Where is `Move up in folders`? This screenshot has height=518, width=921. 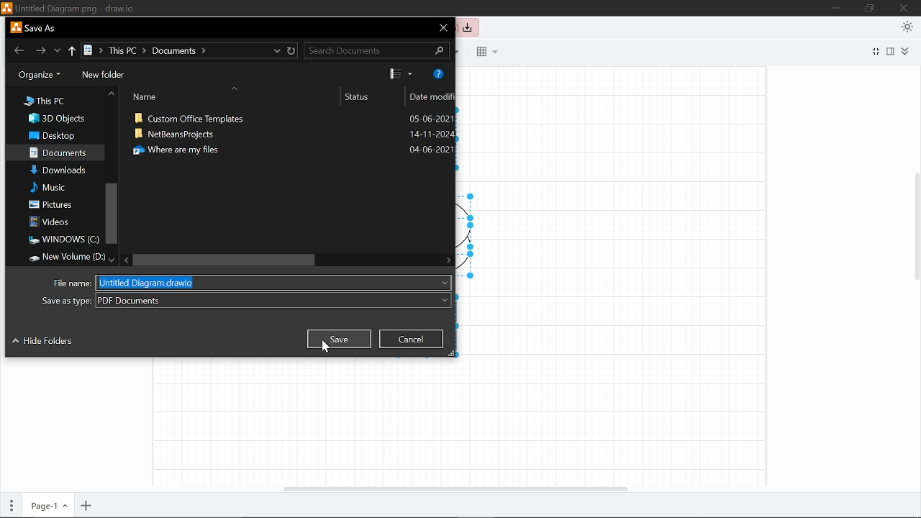
Move up in folders is located at coordinates (110, 94).